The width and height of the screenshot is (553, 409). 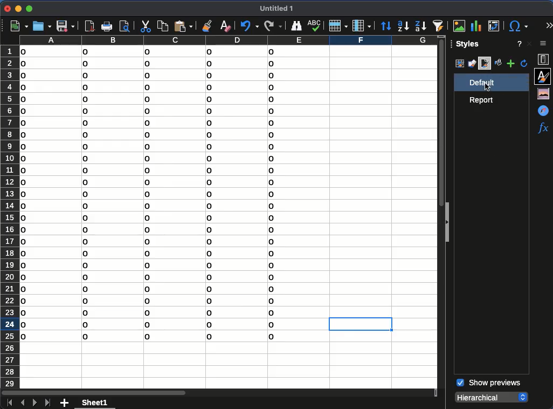 What do you see at coordinates (403, 26) in the screenshot?
I see `ascending` at bounding box center [403, 26].